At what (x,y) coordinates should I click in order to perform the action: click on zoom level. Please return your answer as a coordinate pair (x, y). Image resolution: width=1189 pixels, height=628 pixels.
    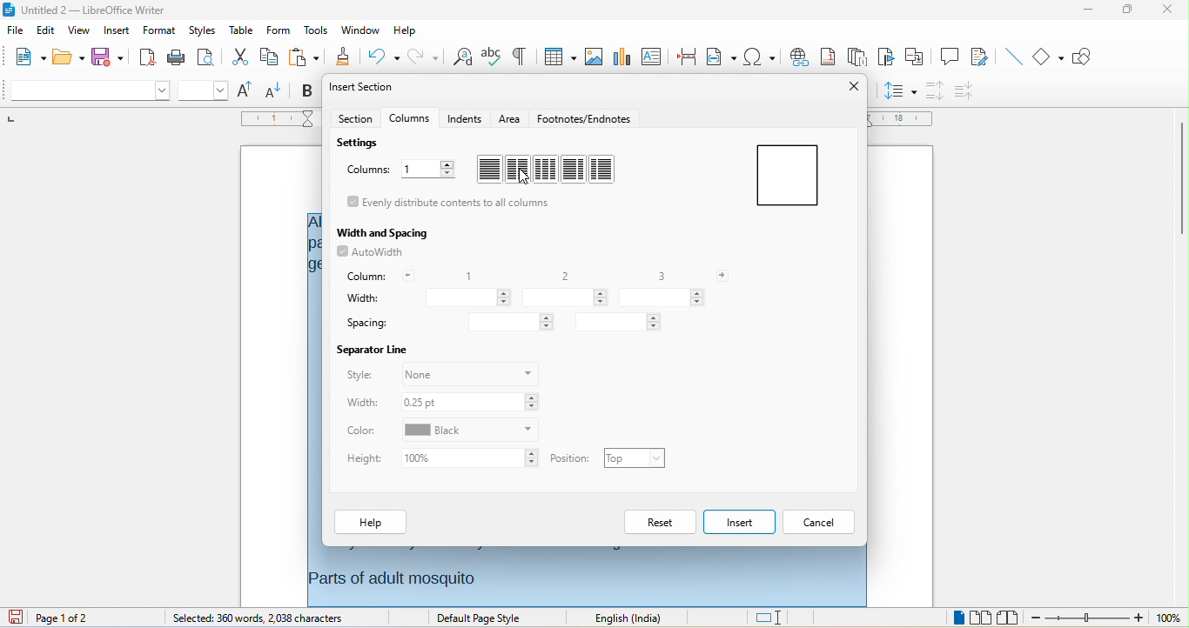
    Looking at the image, I should click on (1168, 618).